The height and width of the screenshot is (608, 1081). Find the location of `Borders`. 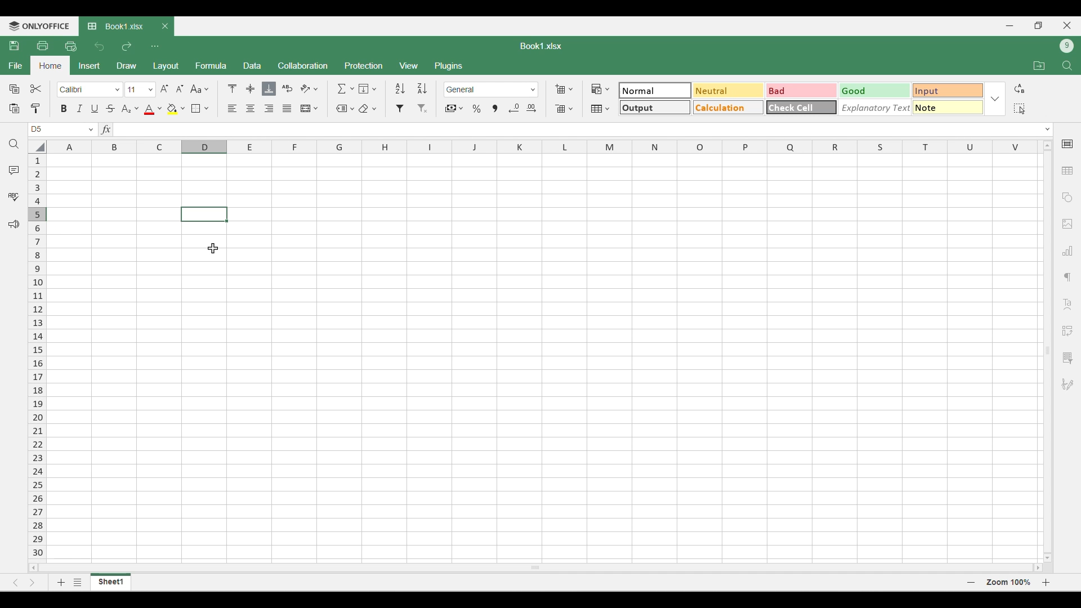

Borders is located at coordinates (200, 109).